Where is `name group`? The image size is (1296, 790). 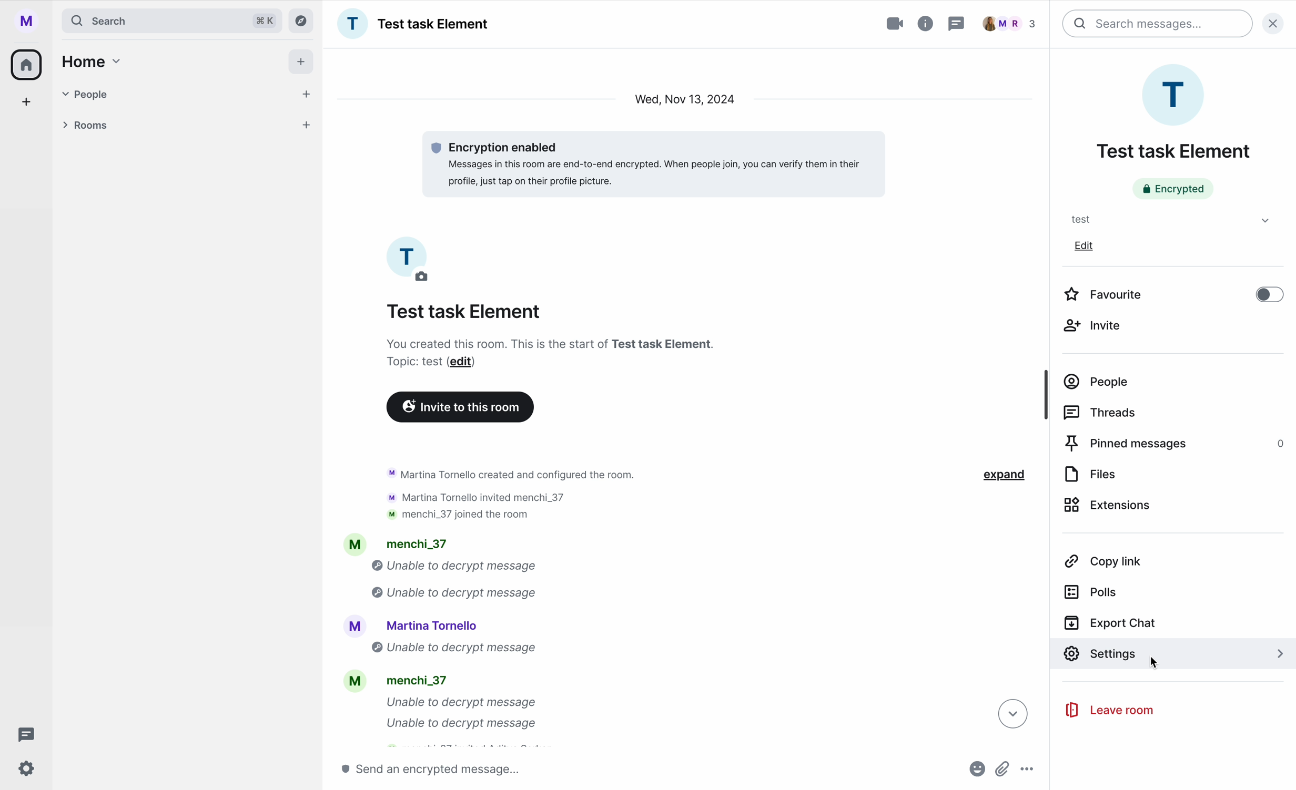 name group is located at coordinates (464, 313).